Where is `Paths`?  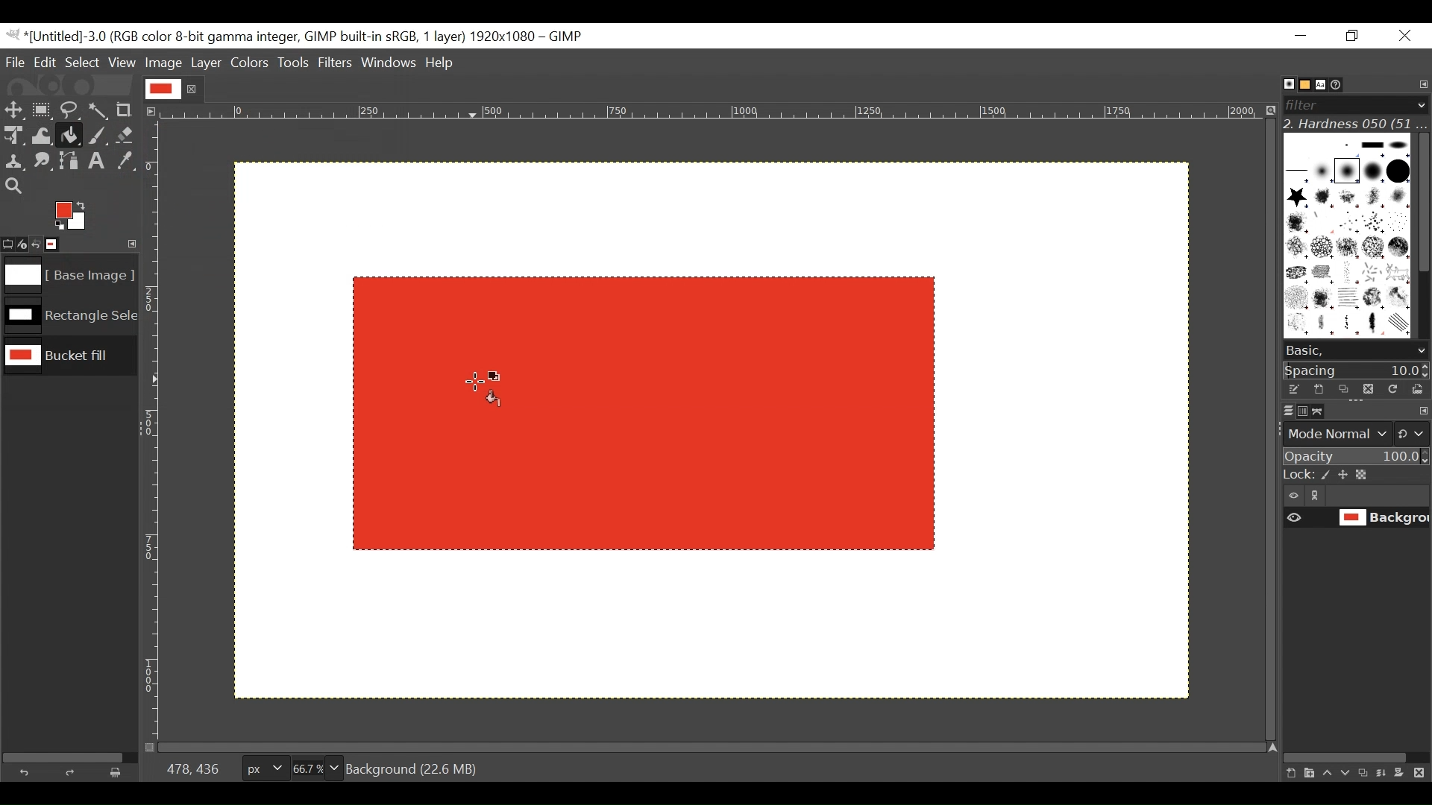
Paths is located at coordinates (1322, 411).